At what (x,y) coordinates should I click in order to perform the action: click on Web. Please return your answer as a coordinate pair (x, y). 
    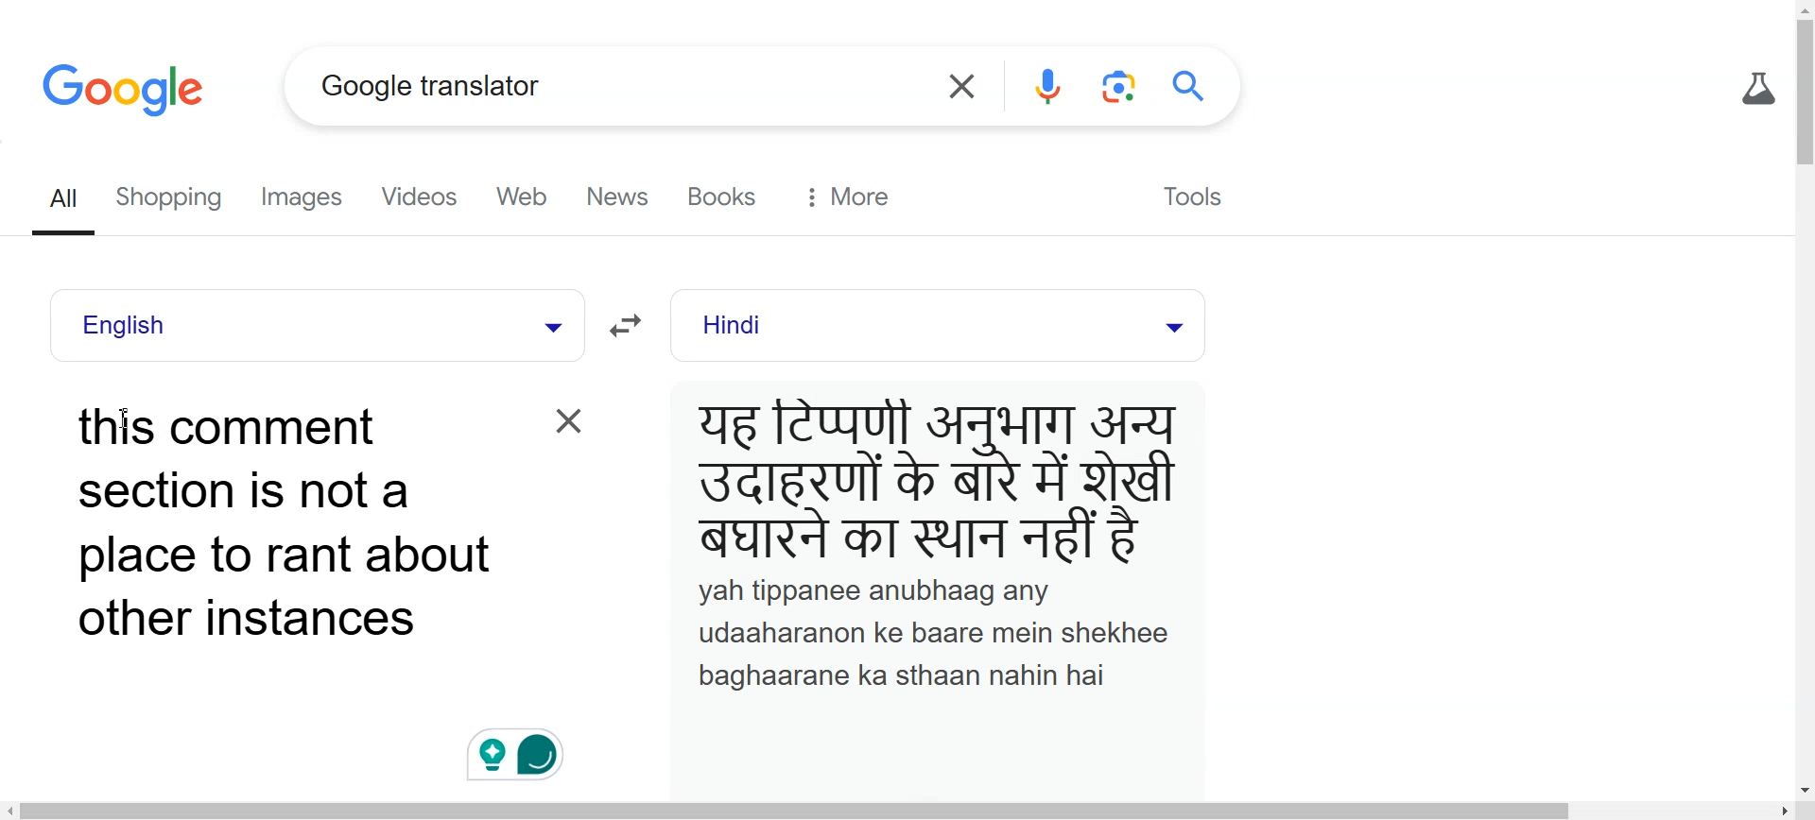
    Looking at the image, I should click on (529, 197).